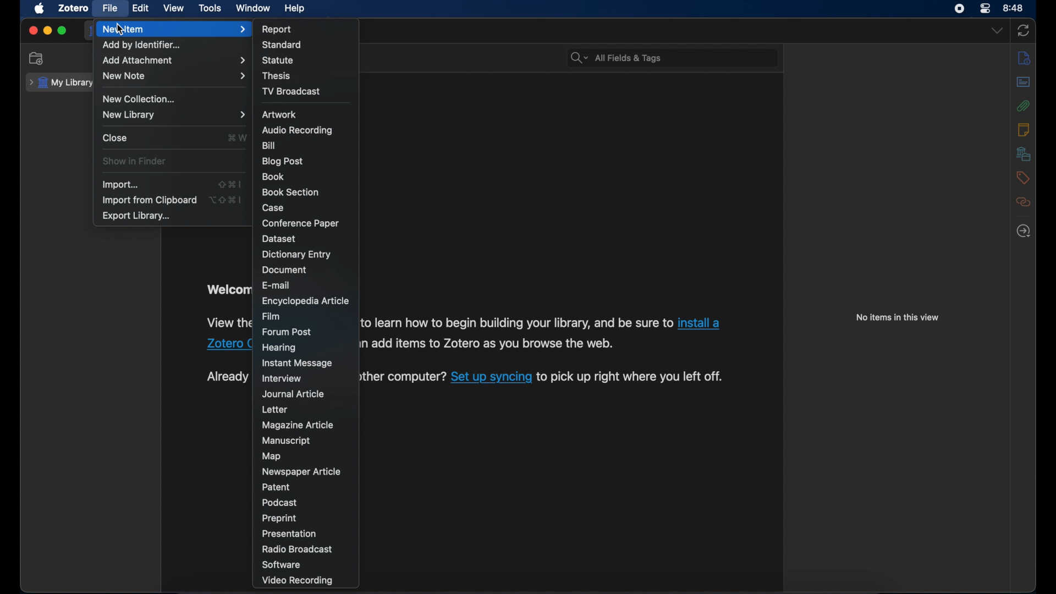 This screenshot has width=1056, height=594. I want to click on software information, so click(630, 378).